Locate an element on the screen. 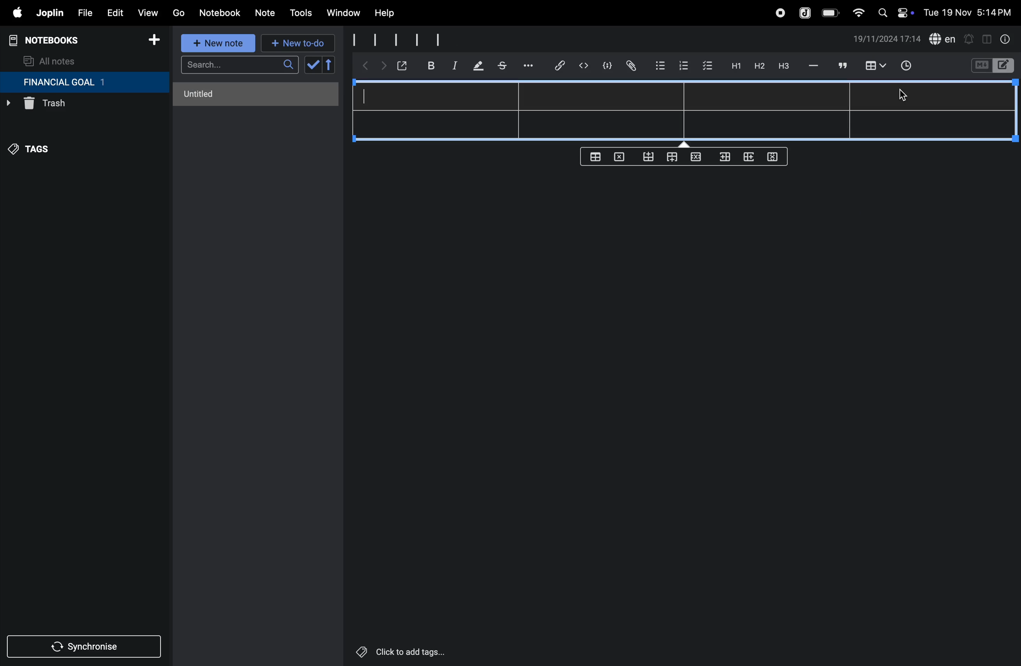 The width and height of the screenshot is (1021, 666). wifi is located at coordinates (856, 12).